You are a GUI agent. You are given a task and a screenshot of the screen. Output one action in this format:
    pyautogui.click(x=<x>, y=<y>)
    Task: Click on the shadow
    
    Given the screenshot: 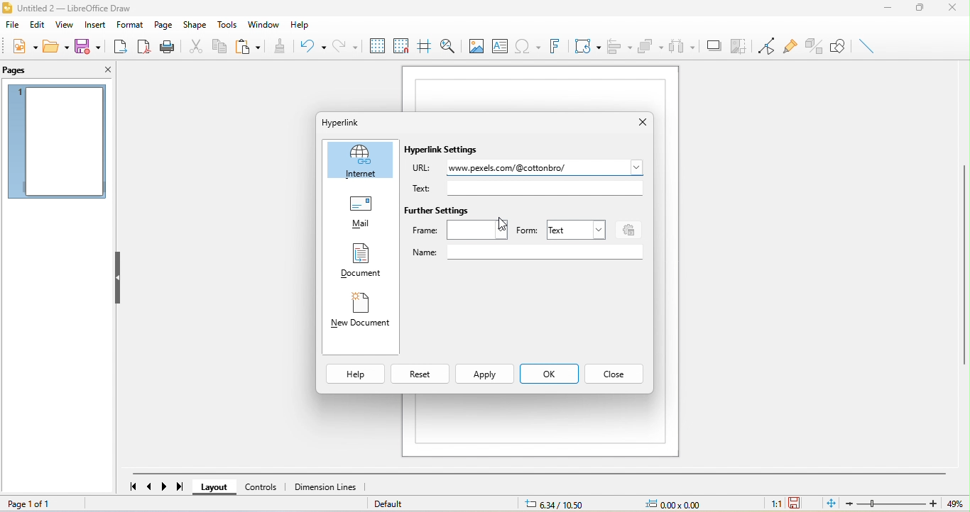 What is the action you would take?
    pyautogui.click(x=712, y=45)
    